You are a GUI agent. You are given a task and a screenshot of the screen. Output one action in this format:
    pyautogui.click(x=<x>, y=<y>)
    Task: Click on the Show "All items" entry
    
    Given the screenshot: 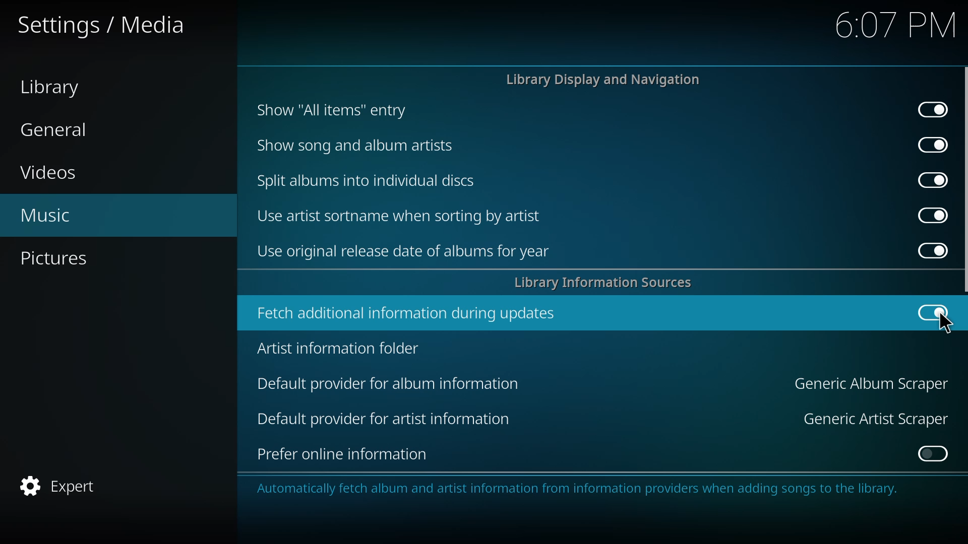 What is the action you would take?
    pyautogui.click(x=331, y=113)
    